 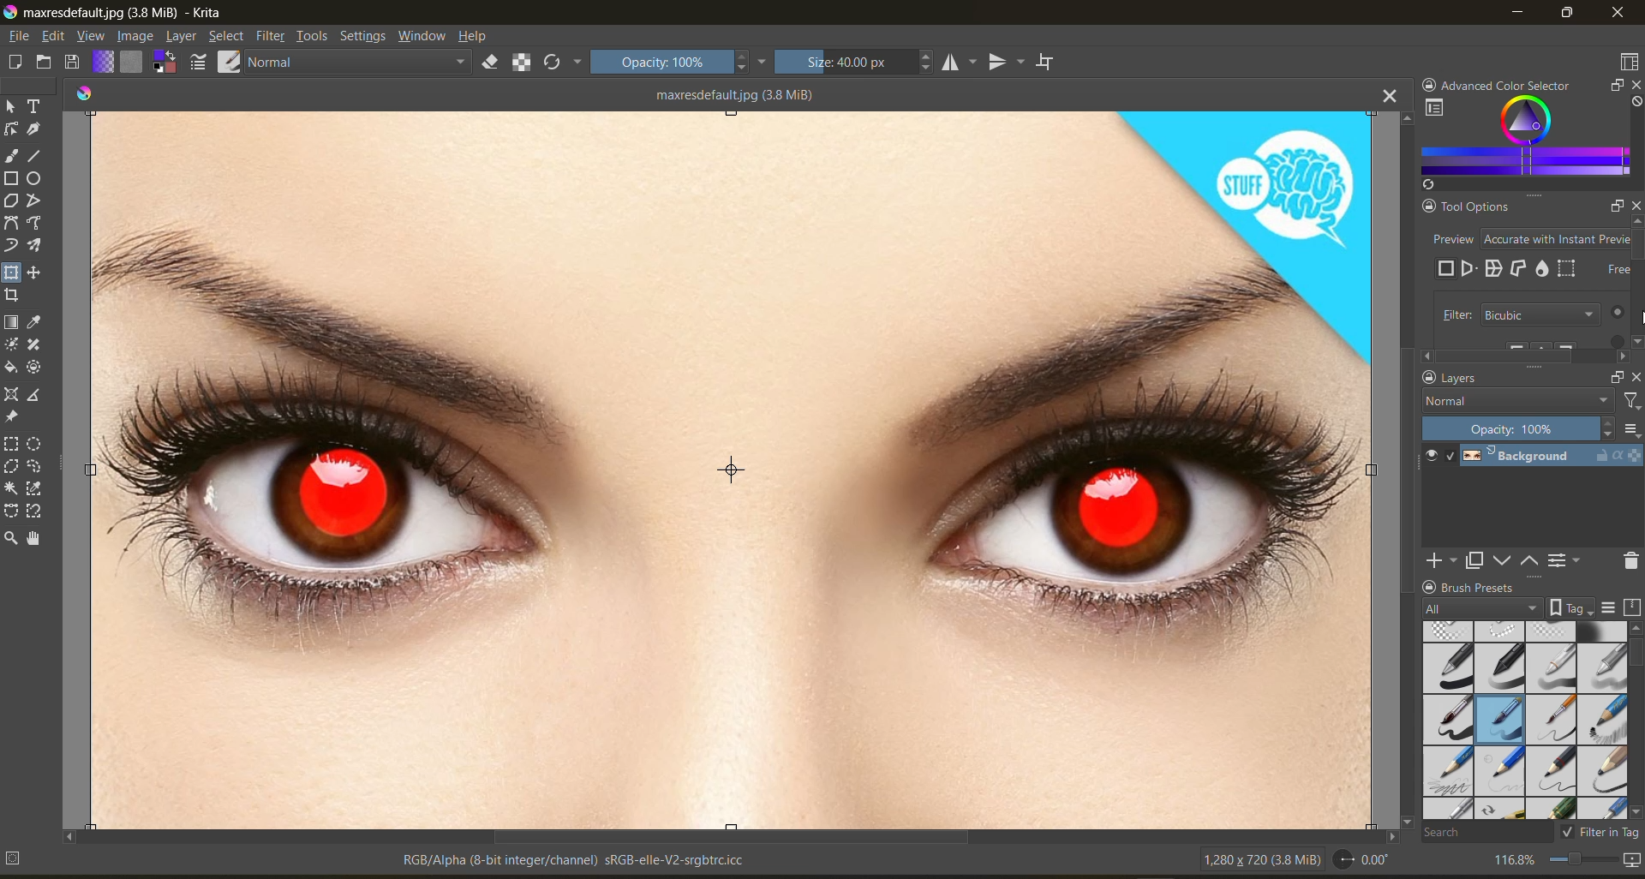 I want to click on tool, so click(x=35, y=398).